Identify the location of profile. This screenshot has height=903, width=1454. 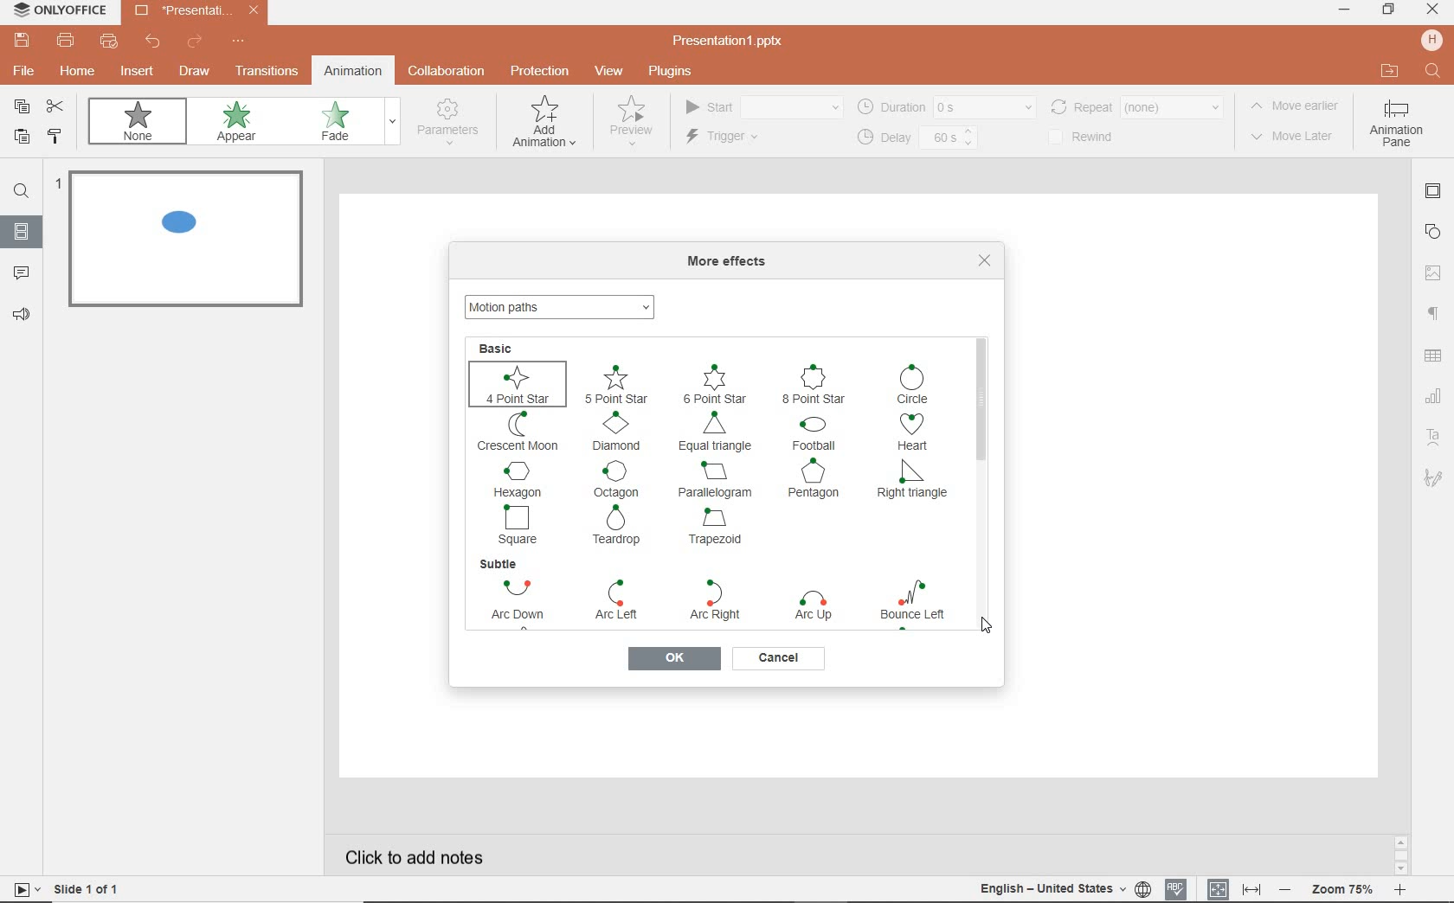
(1430, 40).